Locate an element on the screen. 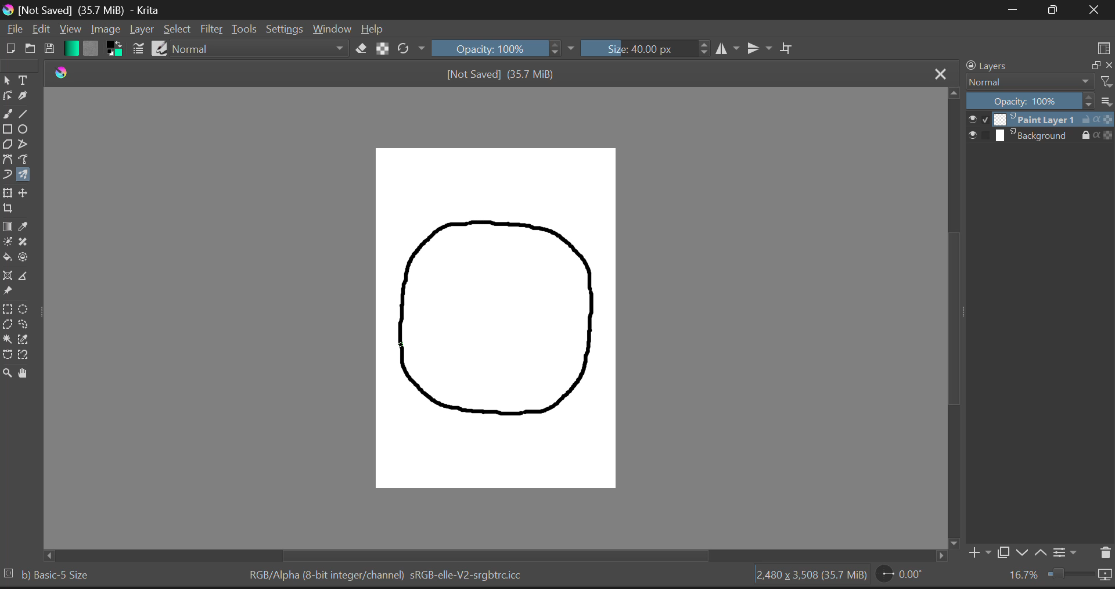 The width and height of the screenshot is (1115, 589). Line is located at coordinates (26, 112).